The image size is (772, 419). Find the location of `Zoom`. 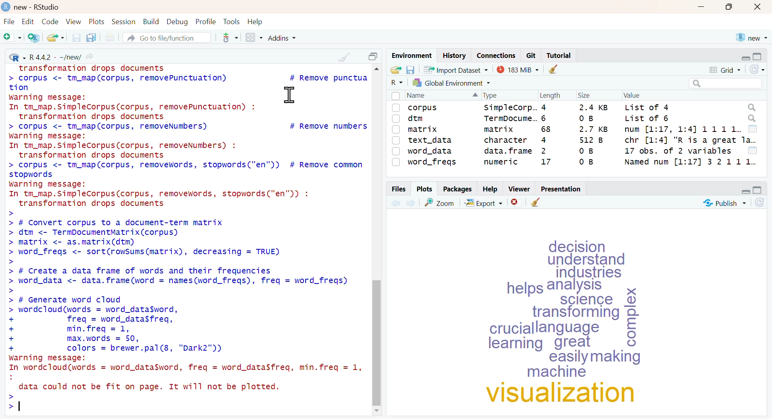

Zoom is located at coordinates (439, 202).